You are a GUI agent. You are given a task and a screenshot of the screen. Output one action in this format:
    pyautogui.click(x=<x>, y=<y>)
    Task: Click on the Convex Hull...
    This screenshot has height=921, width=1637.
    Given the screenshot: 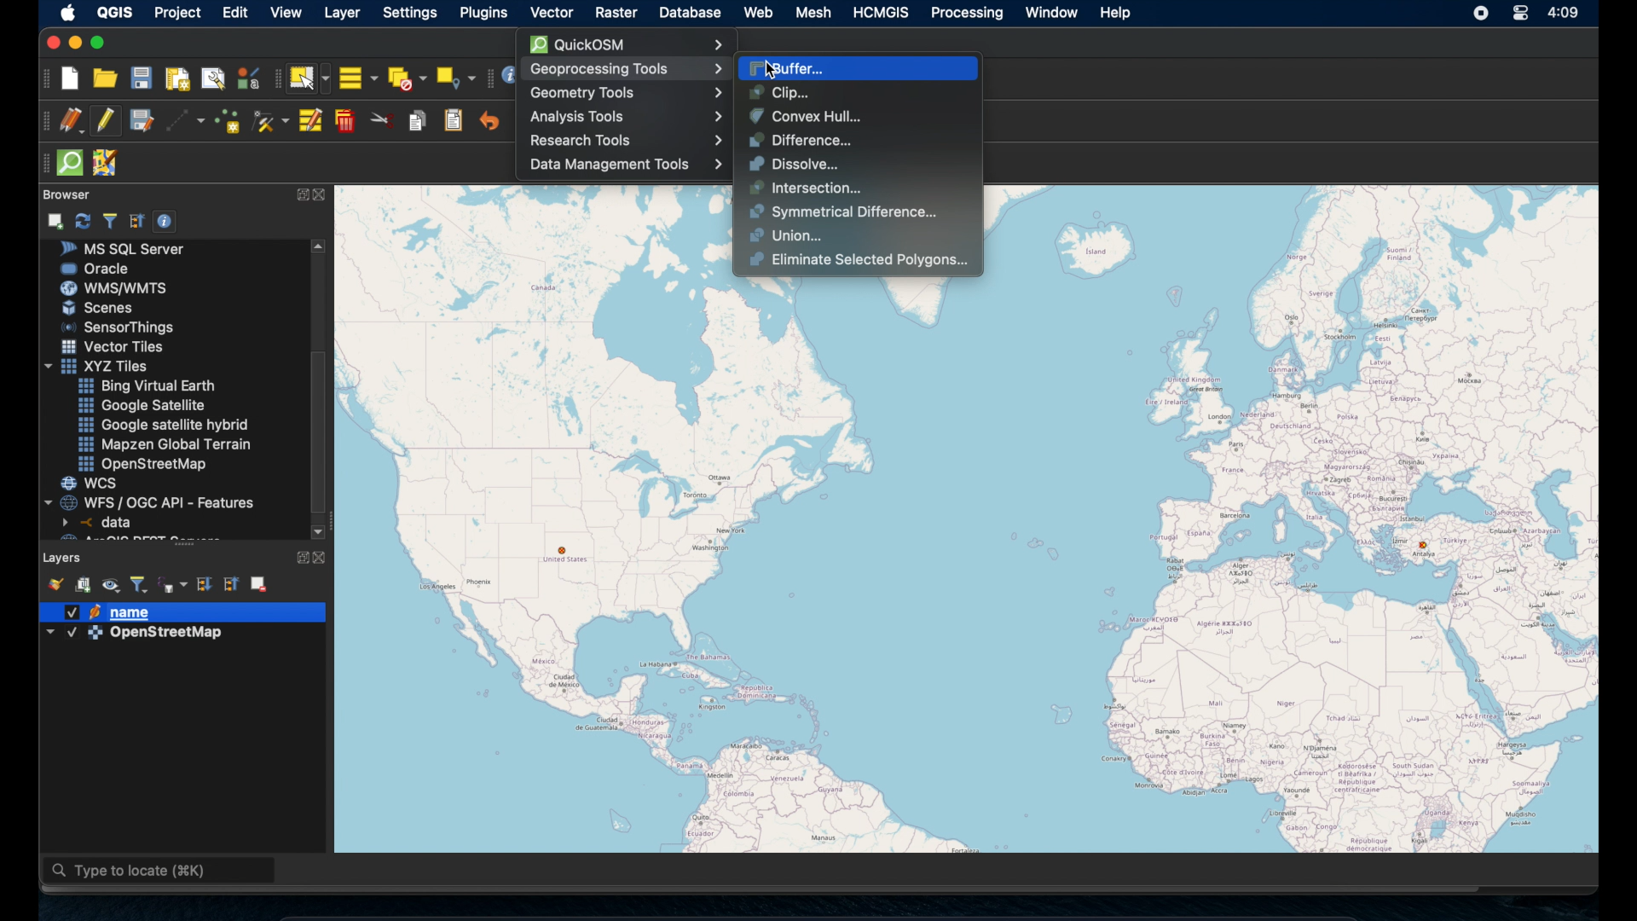 What is the action you would take?
    pyautogui.click(x=806, y=114)
    